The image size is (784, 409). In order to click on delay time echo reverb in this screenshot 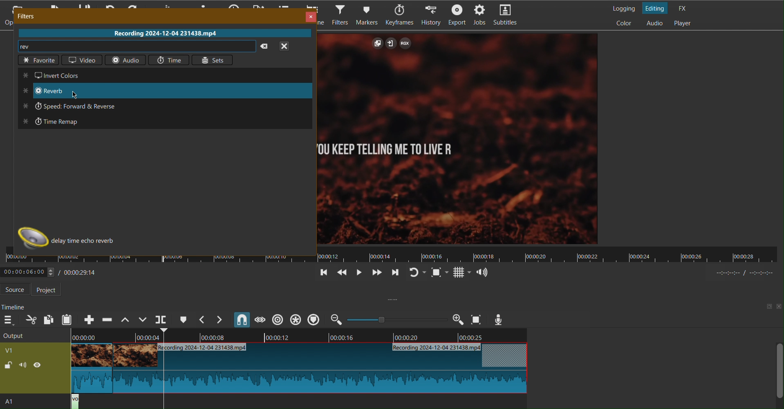, I will do `click(87, 242)`.